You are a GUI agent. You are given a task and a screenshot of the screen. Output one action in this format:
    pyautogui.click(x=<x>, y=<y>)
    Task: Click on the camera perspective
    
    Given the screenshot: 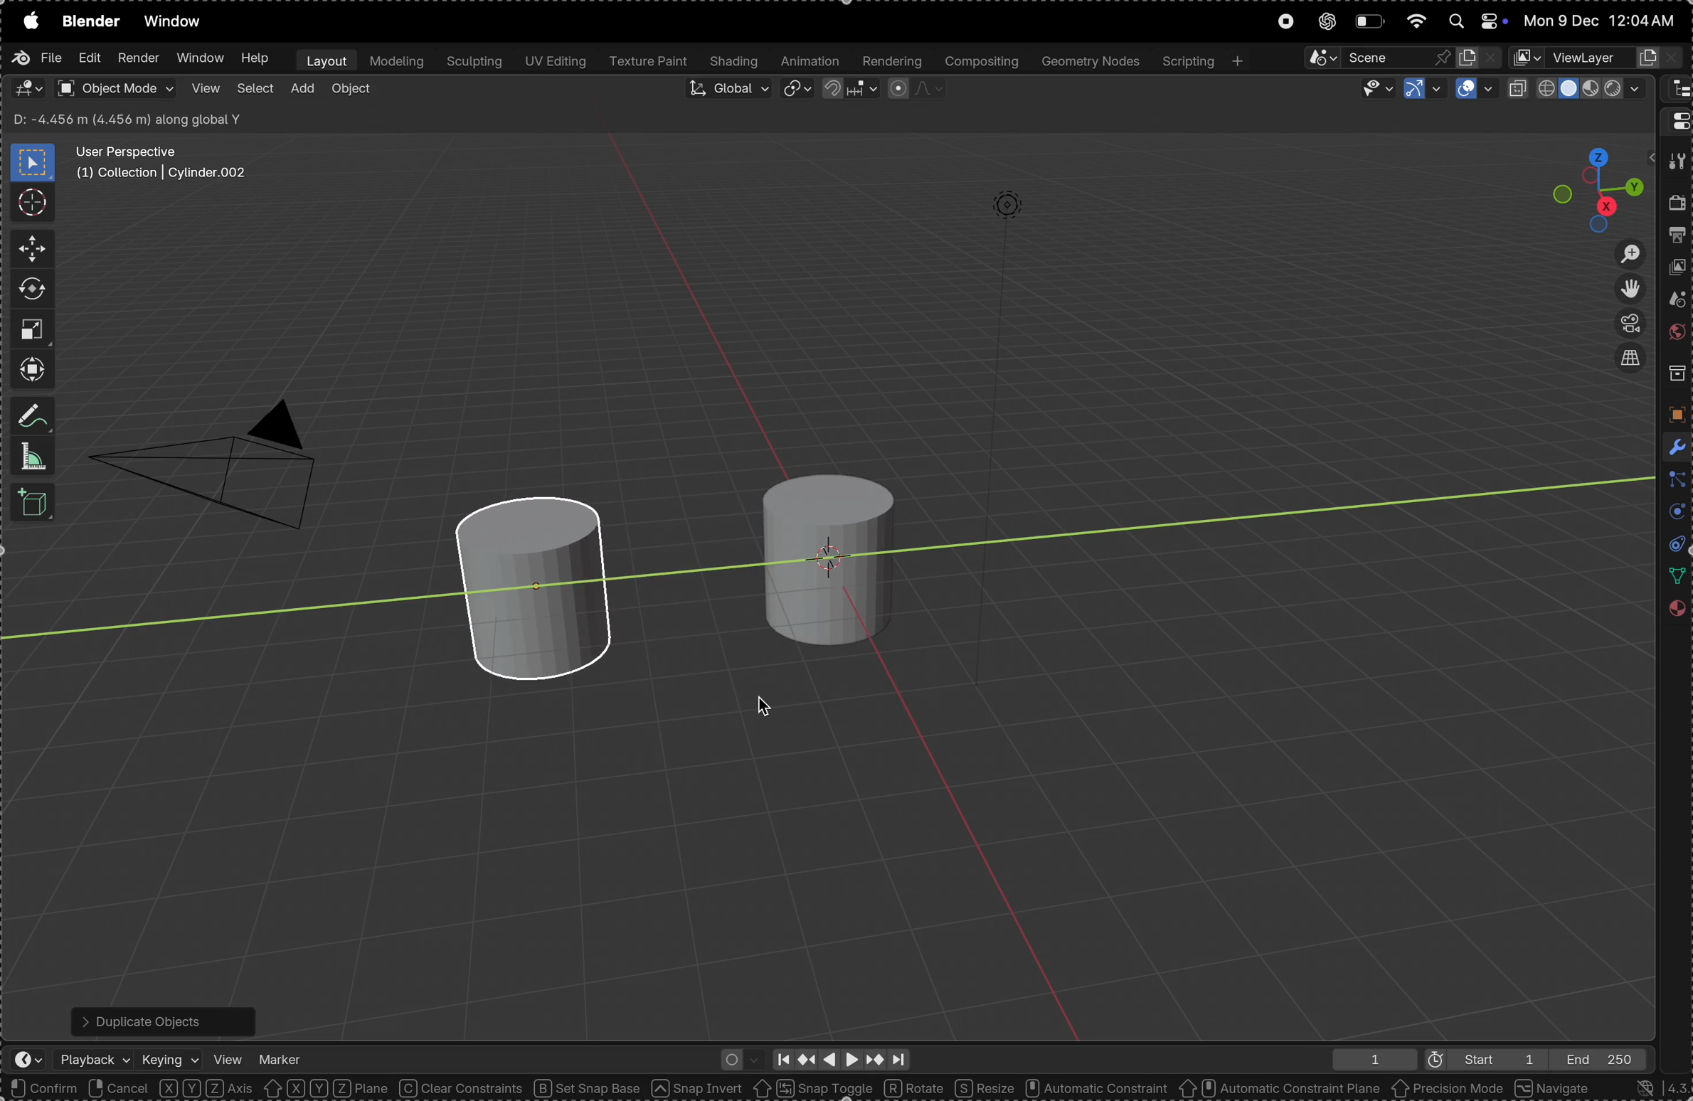 What is the action you would take?
    pyautogui.click(x=215, y=456)
    